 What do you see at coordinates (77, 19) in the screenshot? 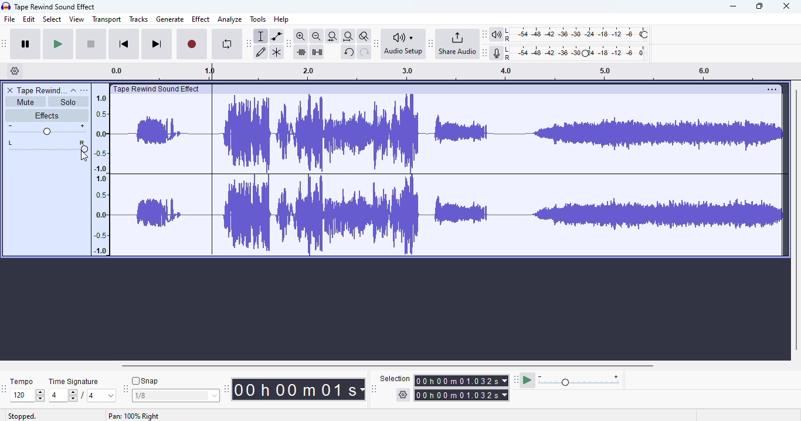
I see `view` at bounding box center [77, 19].